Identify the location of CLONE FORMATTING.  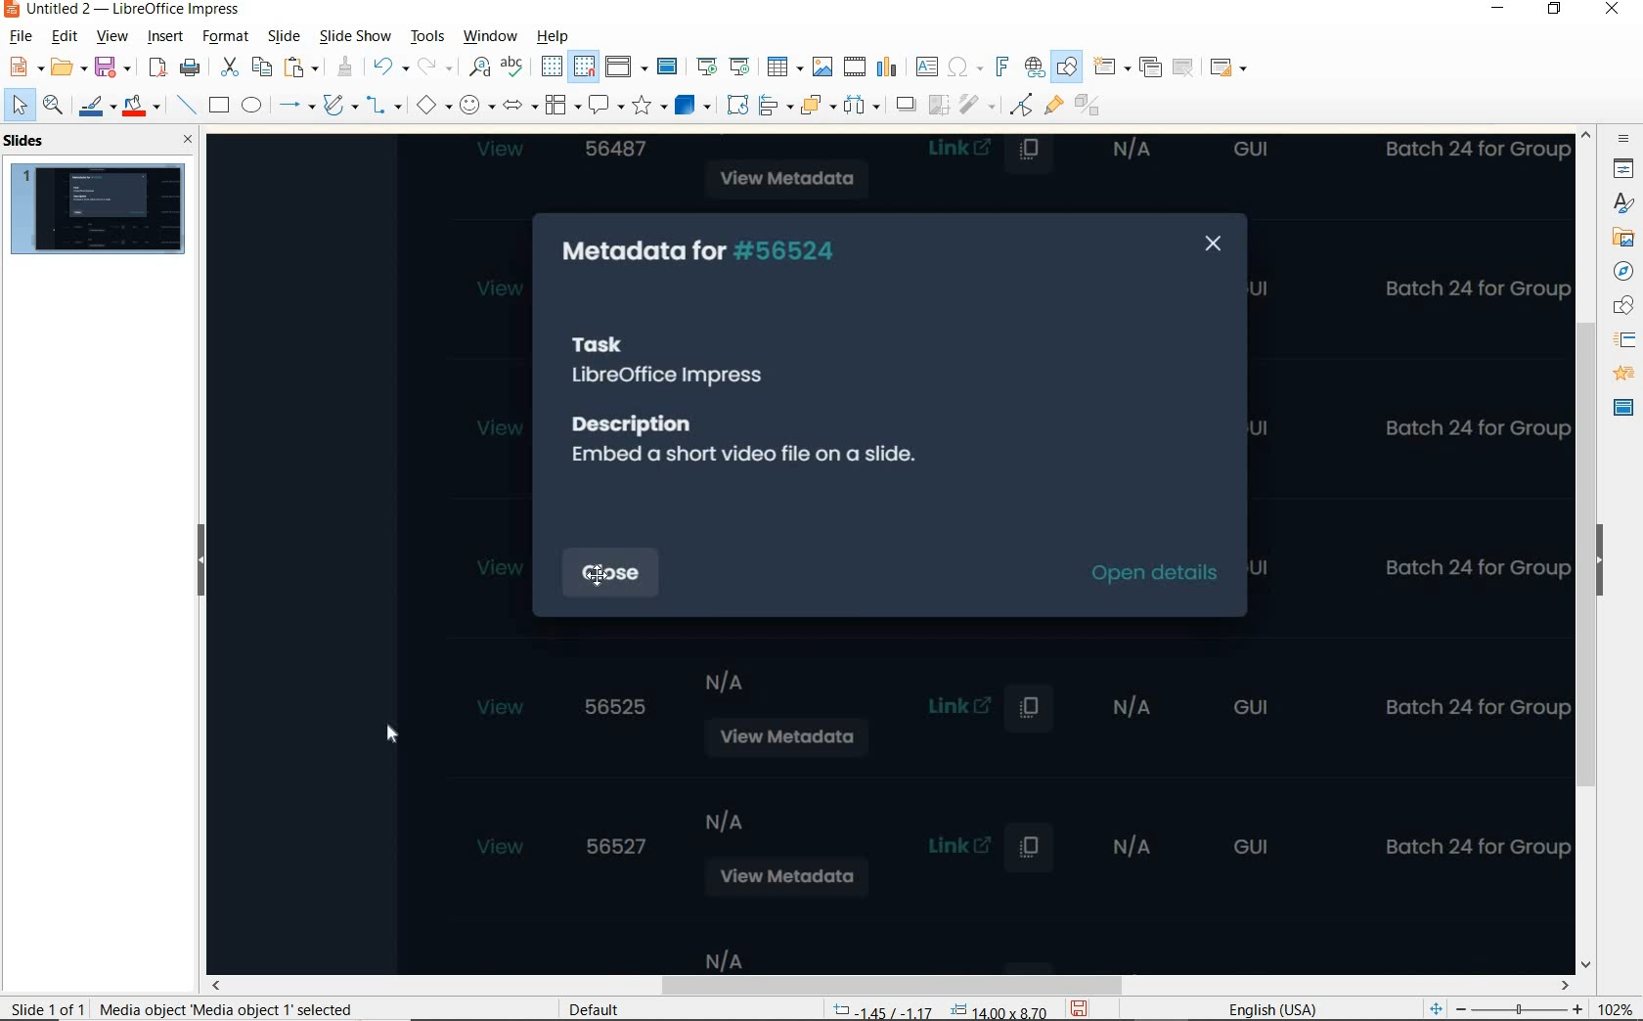
(344, 69).